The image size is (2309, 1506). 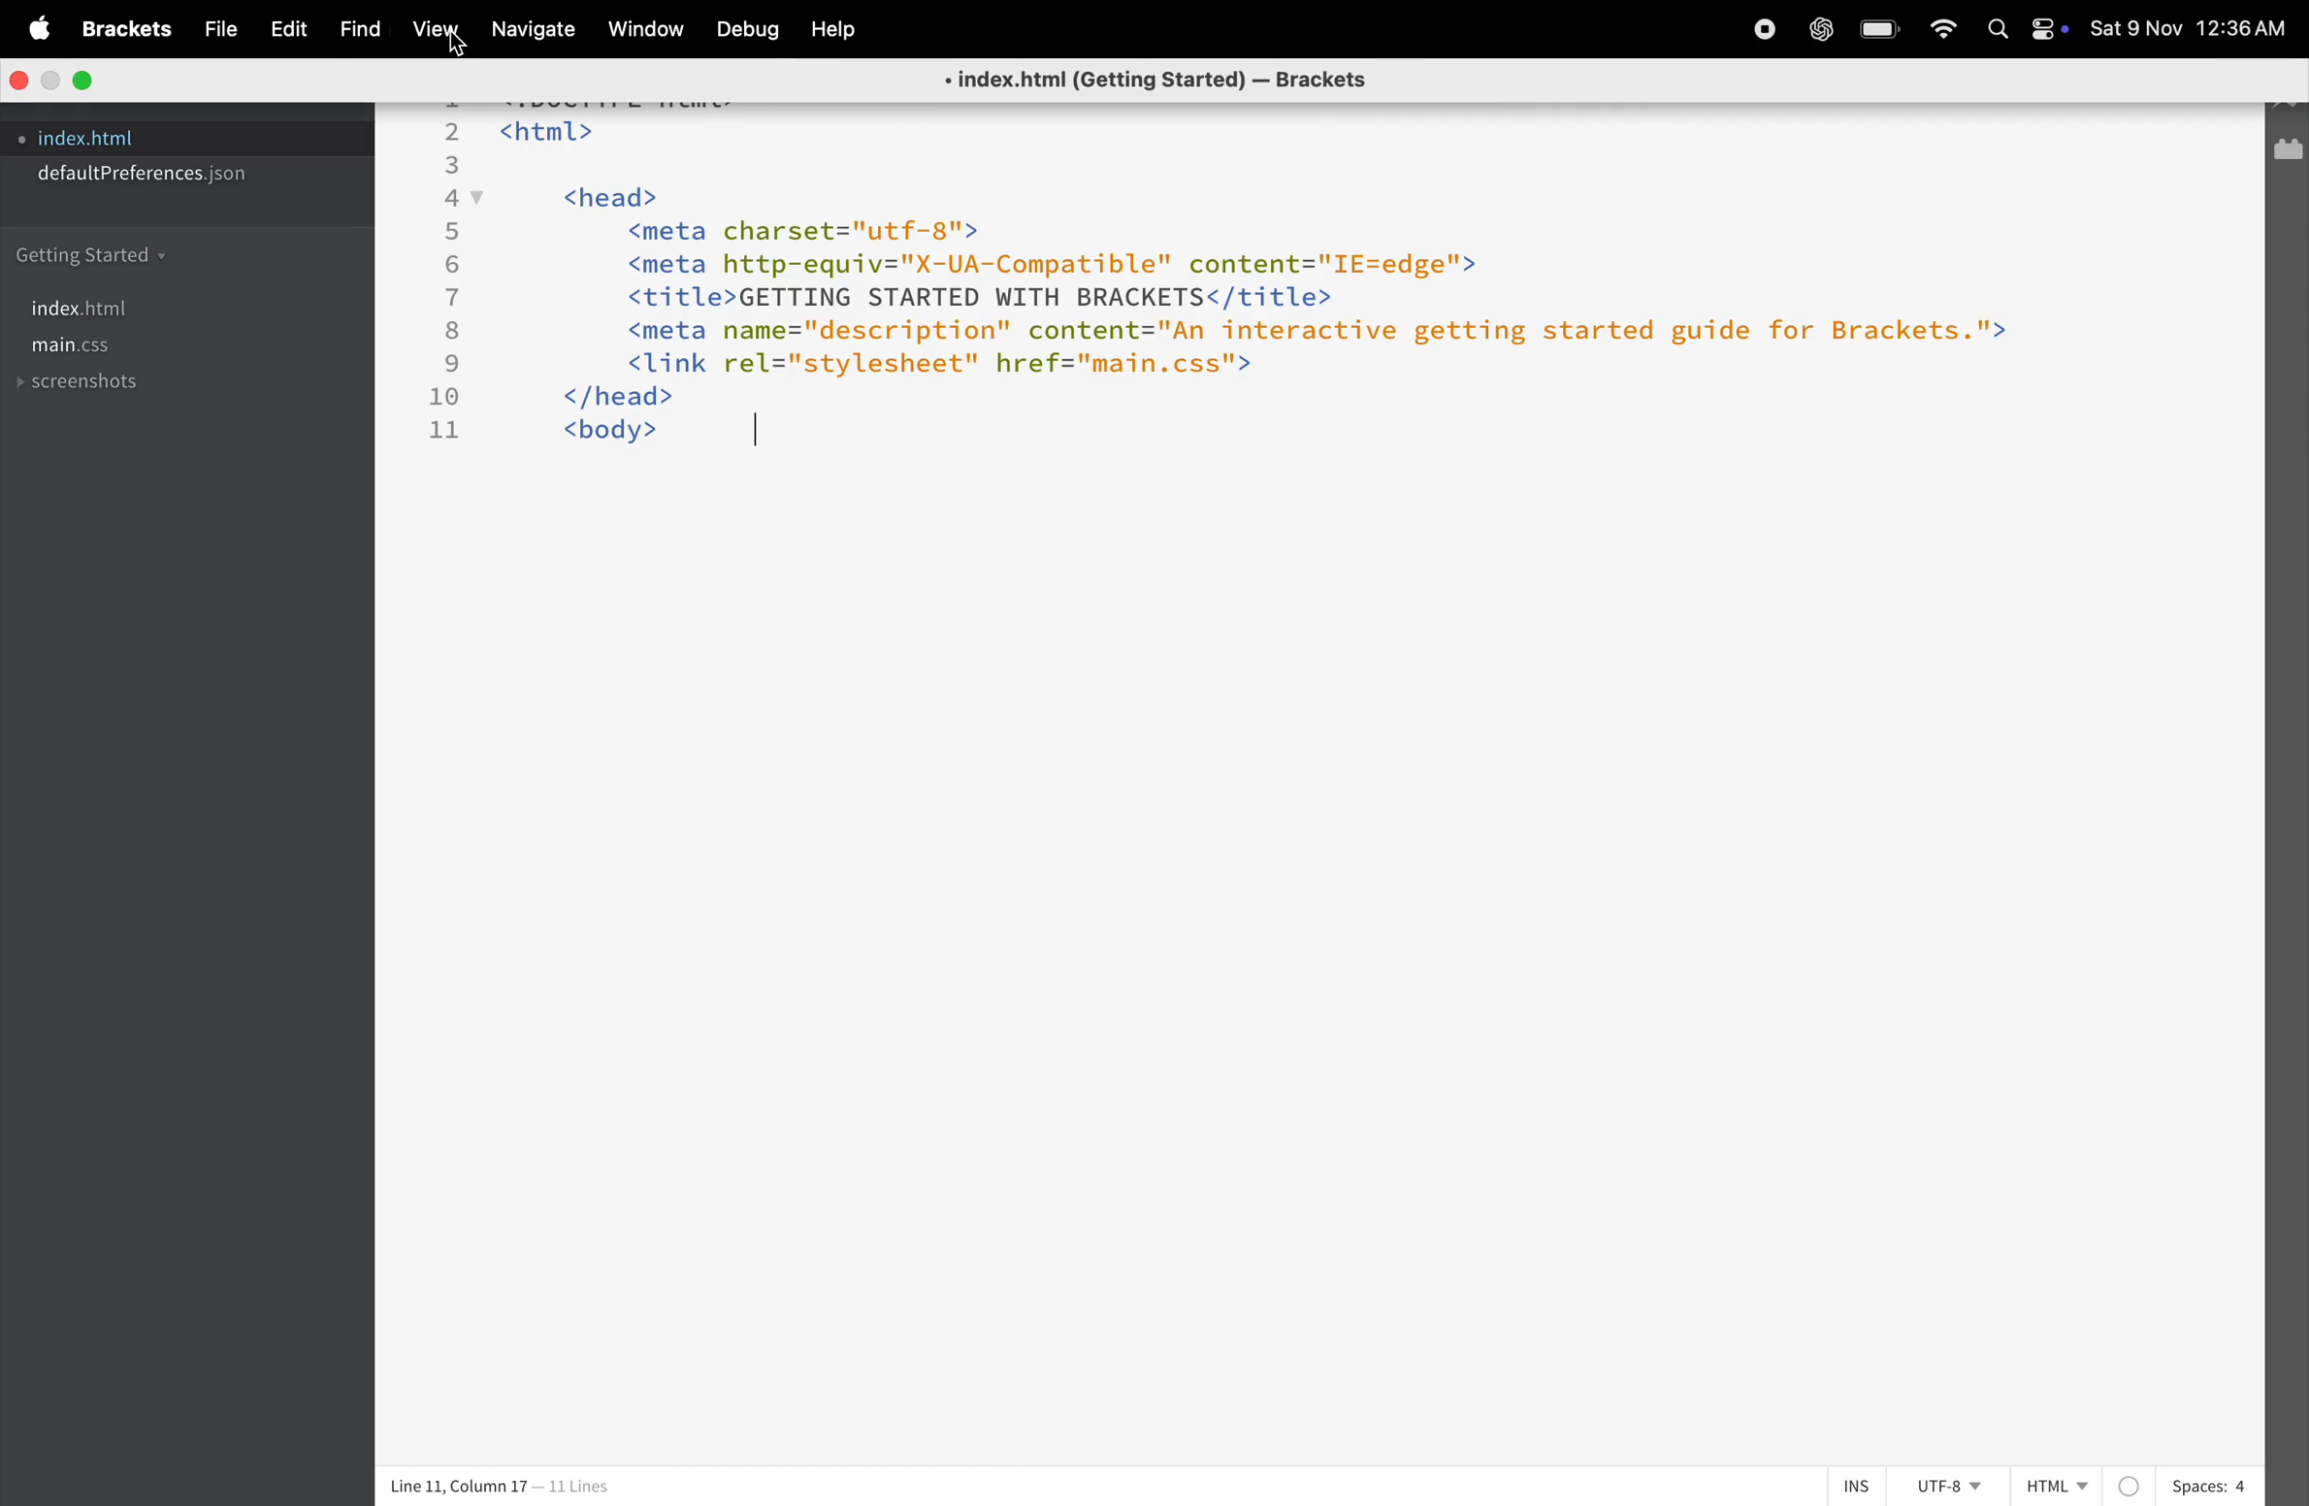 What do you see at coordinates (99, 349) in the screenshot?
I see `main.css` at bounding box center [99, 349].